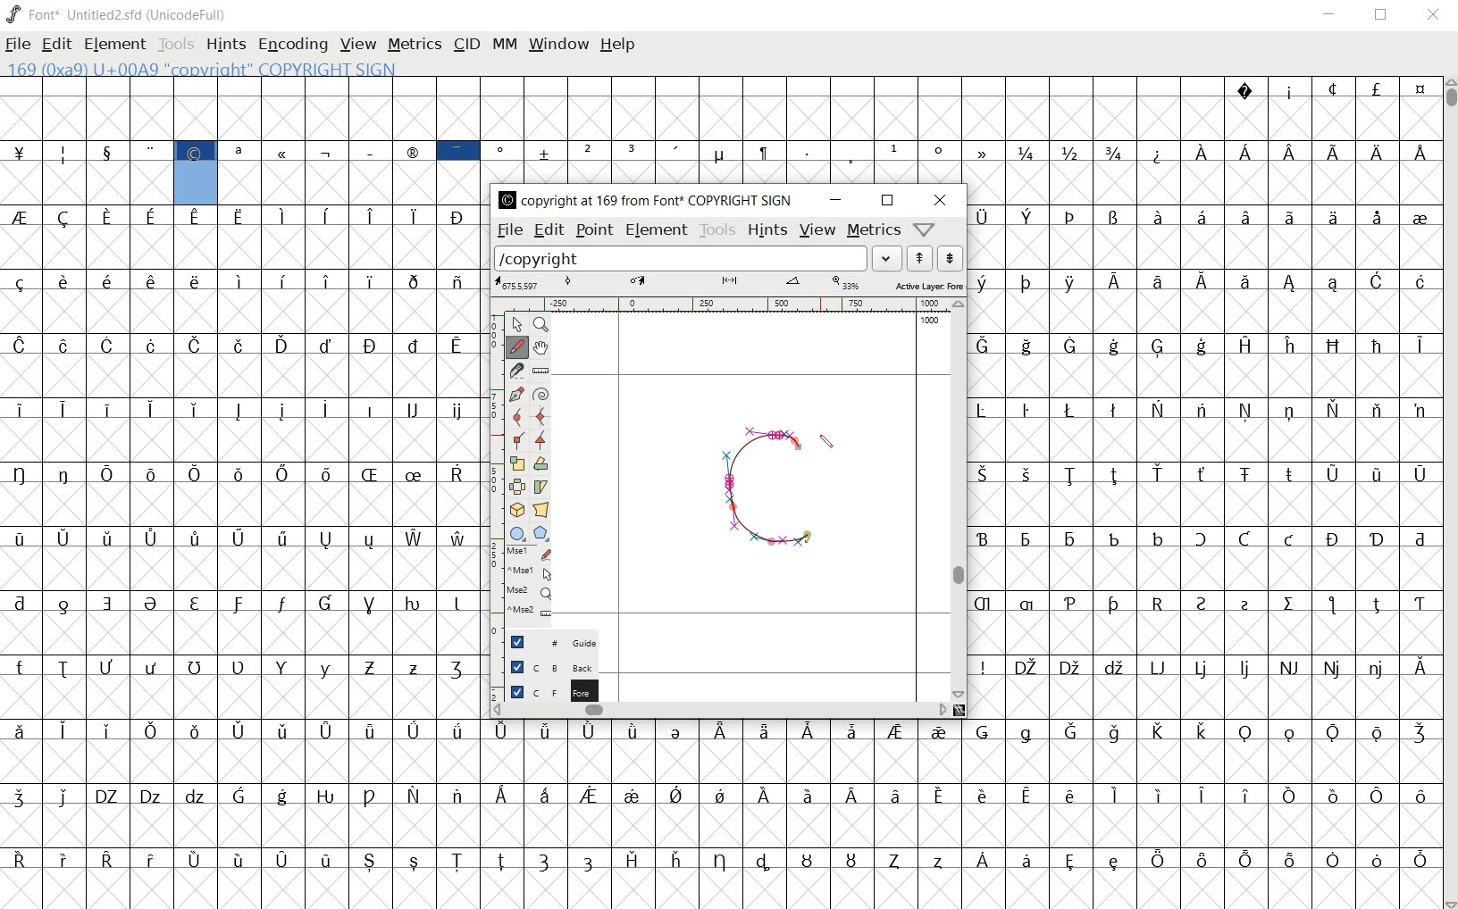 The width and height of the screenshot is (1458, 909). What do you see at coordinates (716, 229) in the screenshot?
I see `tools` at bounding box center [716, 229].